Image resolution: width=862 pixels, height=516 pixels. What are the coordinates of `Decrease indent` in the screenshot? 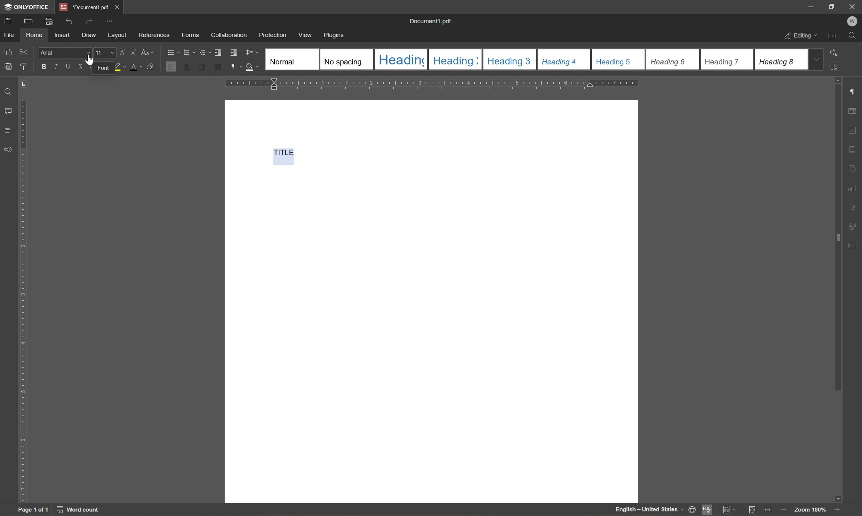 It's located at (218, 52).